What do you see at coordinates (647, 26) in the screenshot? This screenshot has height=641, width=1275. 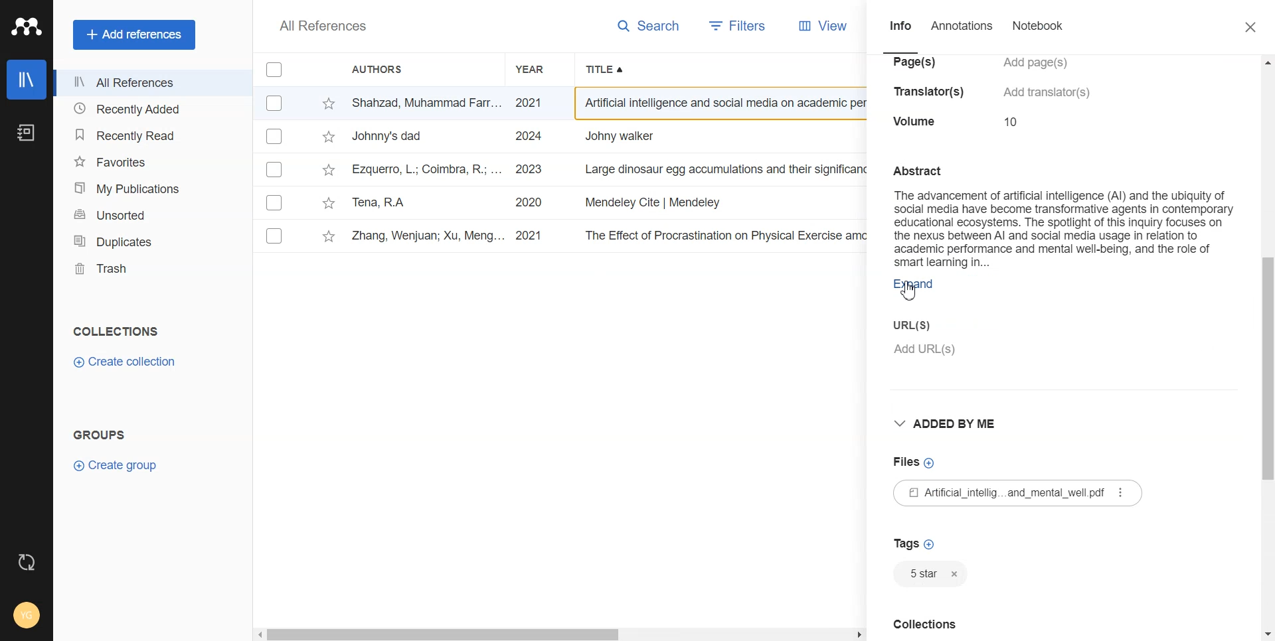 I see `Search` at bounding box center [647, 26].